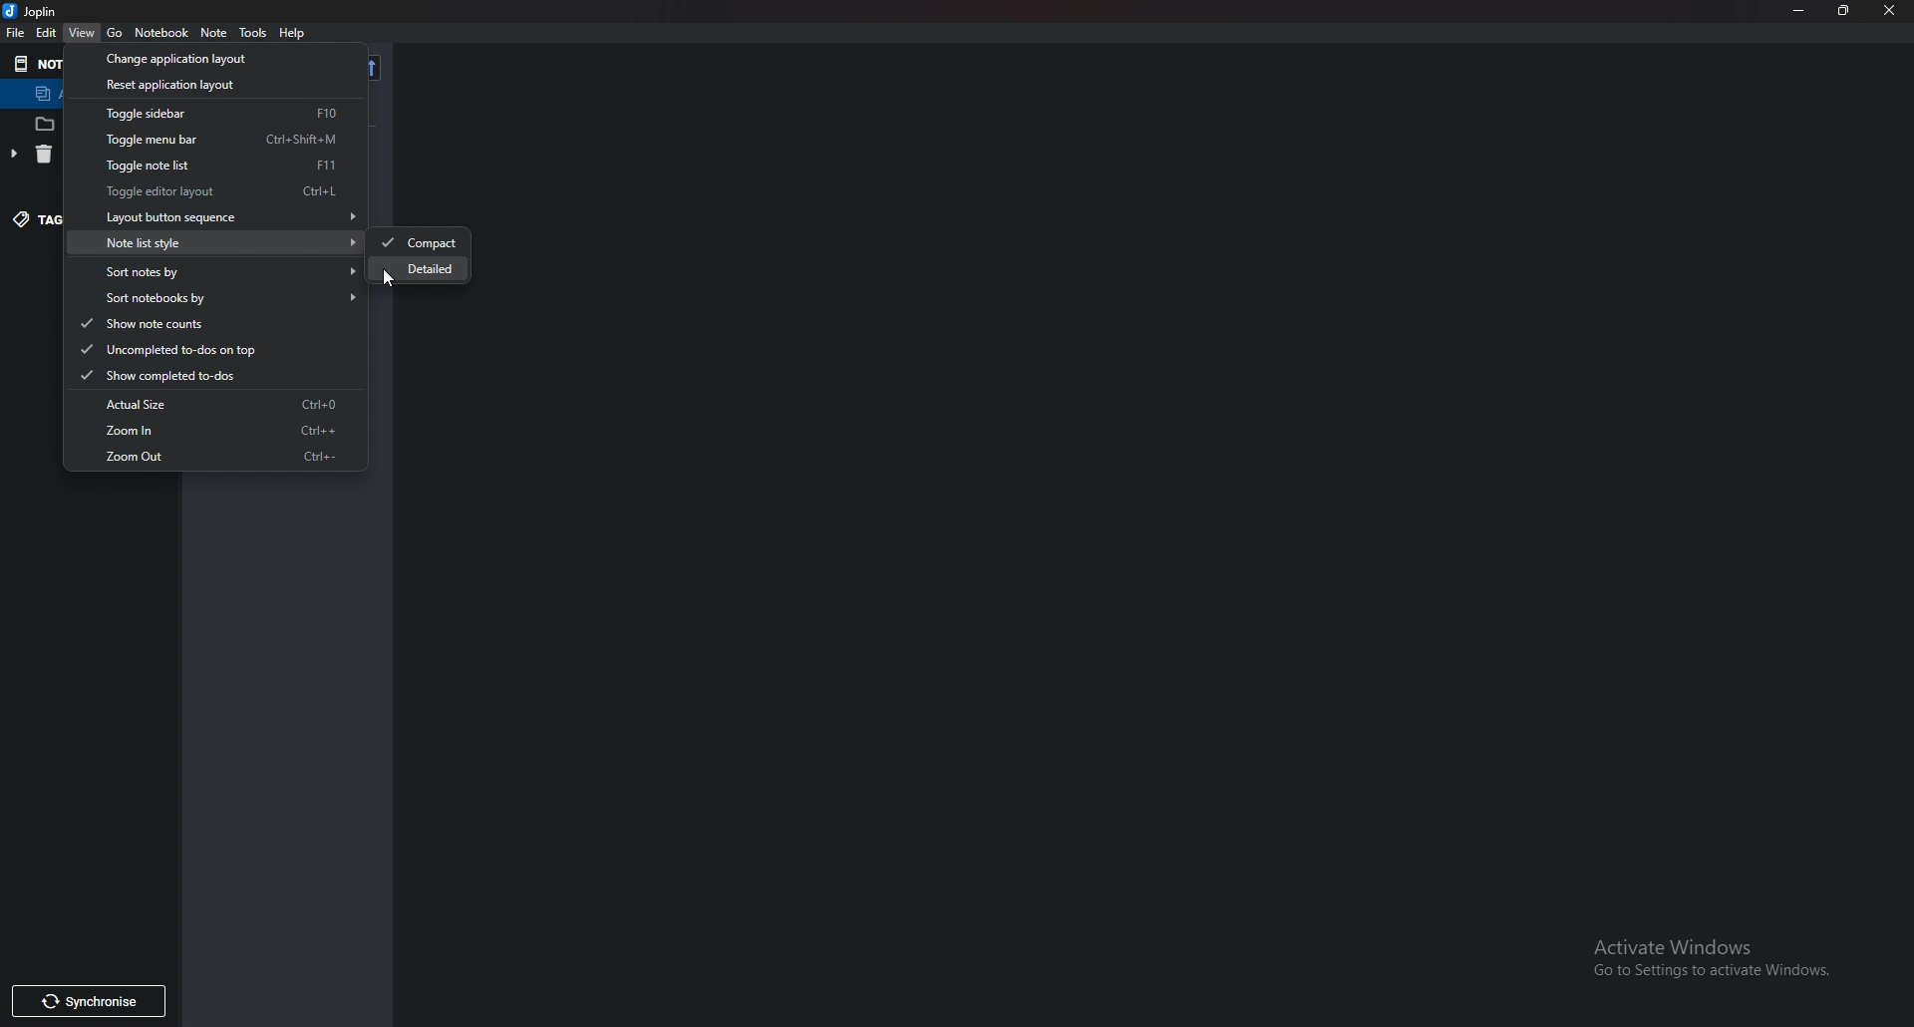 The width and height of the screenshot is (1914, 1027). I want to click on go, so click(116, 32).